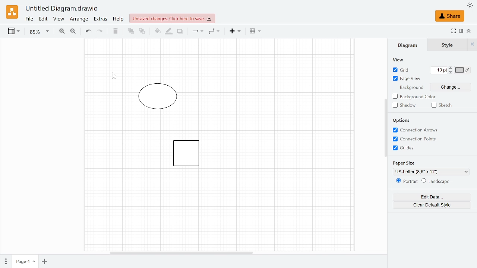 Image resolution: width=477 pixels, height=268 pixels. I want to click on Change, so click(451, 87).